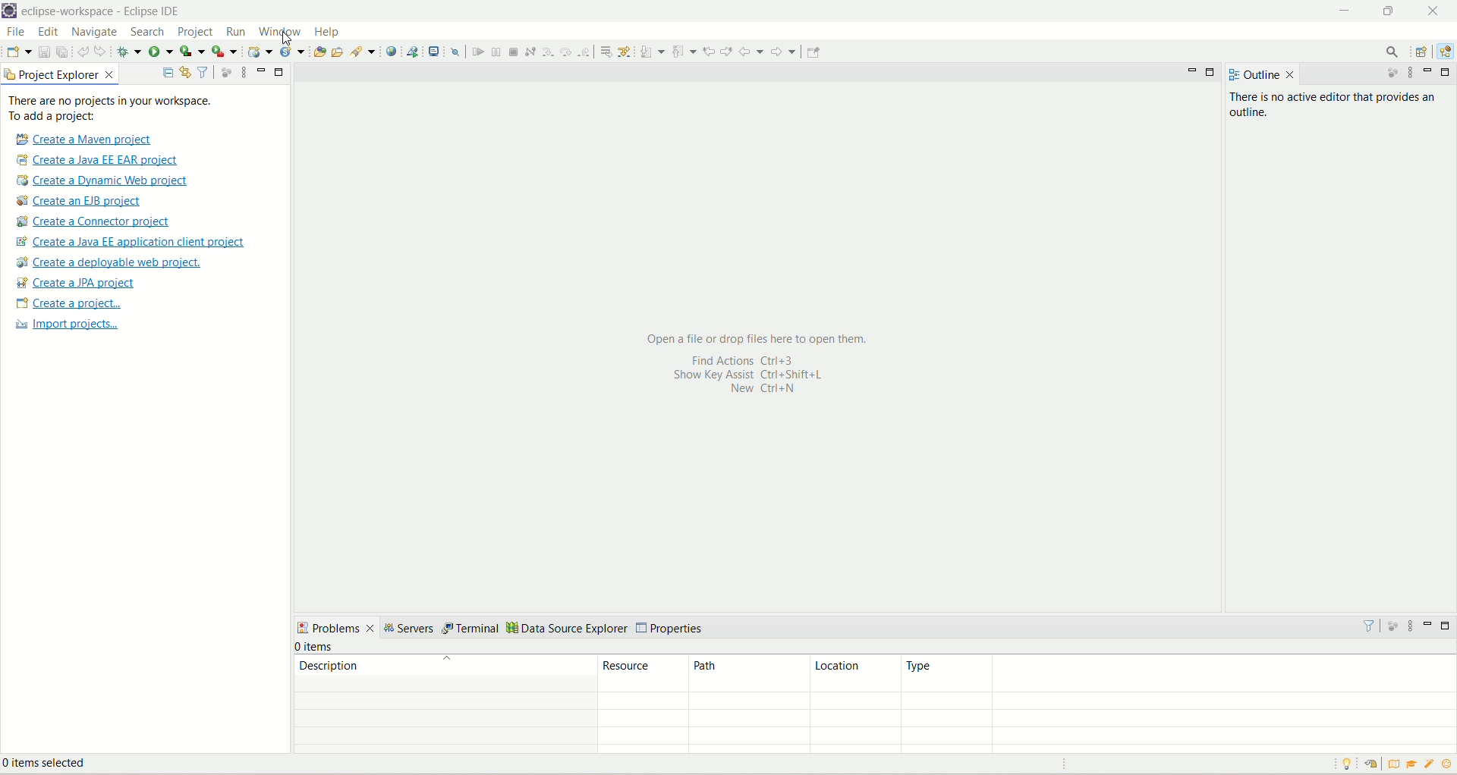 Image resolution: width=1457 pixels, height=775 pixels. Describe the element at coordinates (436, 50) in the screenshot. I see `open a terminal` at that location.